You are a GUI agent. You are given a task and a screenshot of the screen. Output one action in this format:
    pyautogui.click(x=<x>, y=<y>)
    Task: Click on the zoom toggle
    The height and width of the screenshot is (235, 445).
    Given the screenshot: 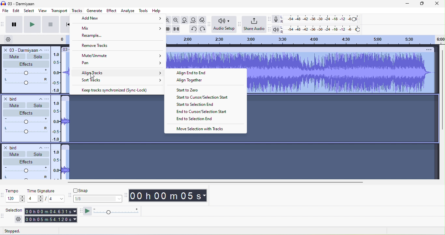 What is the action you would take?
    pyautogui.click(x=201, y=19)
    